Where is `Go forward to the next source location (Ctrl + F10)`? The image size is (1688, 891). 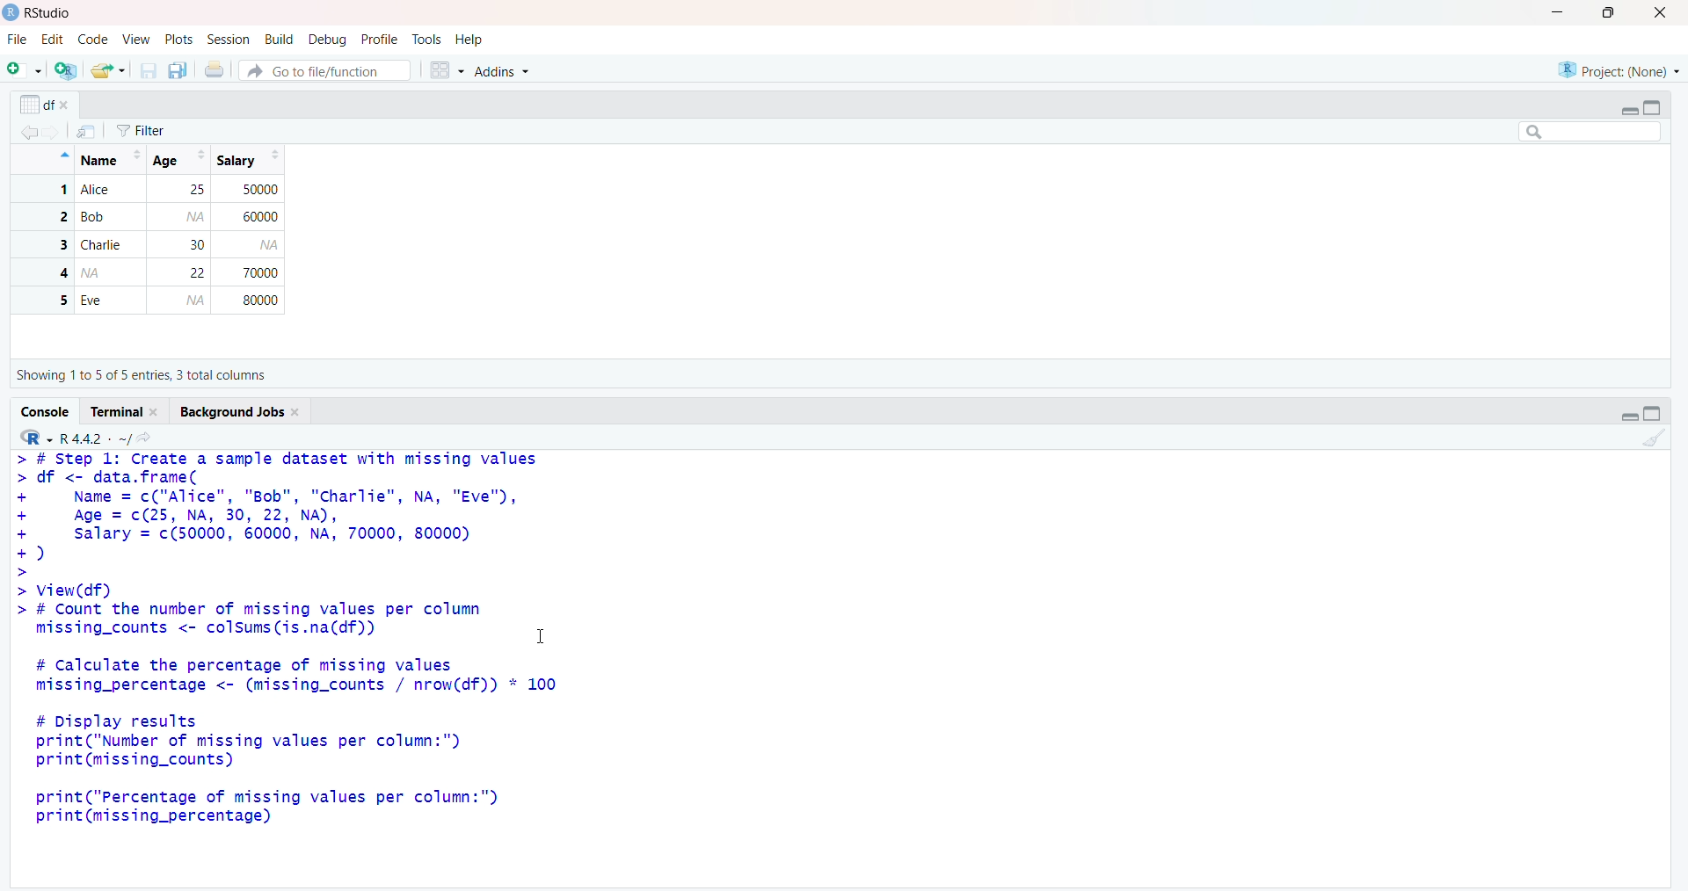
Go forward to the next source location (Ctrl + F10) is located at coordinates (57, 135).